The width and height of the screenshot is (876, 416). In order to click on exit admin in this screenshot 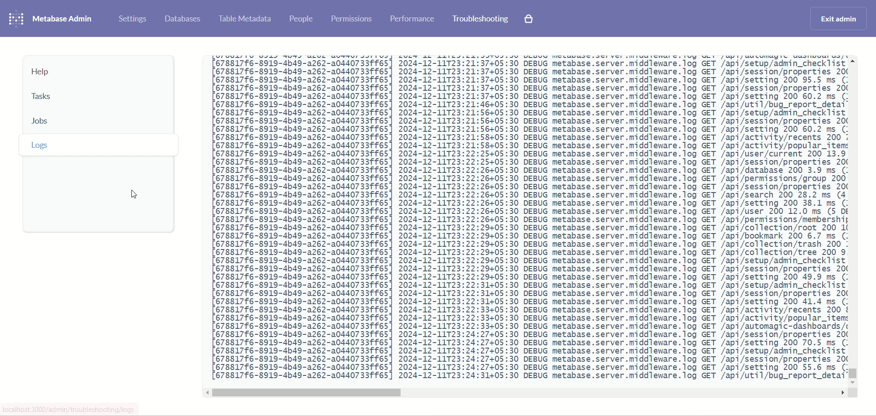, I will do `click(839, 19)`.